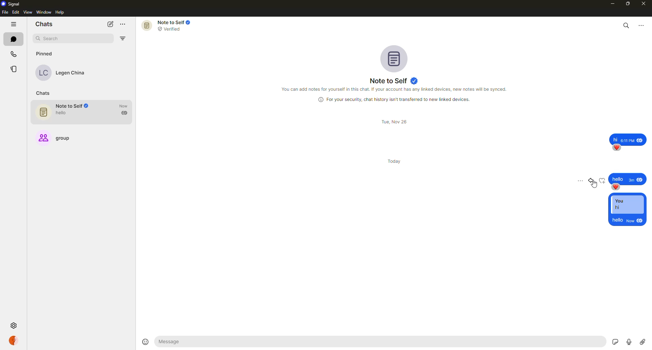 Image resolution: width=652 pixels, height=350 pixels. What do you see at coordinates (59, 13) in the screenshot?
I see `help` at bounding box center [59, 13].